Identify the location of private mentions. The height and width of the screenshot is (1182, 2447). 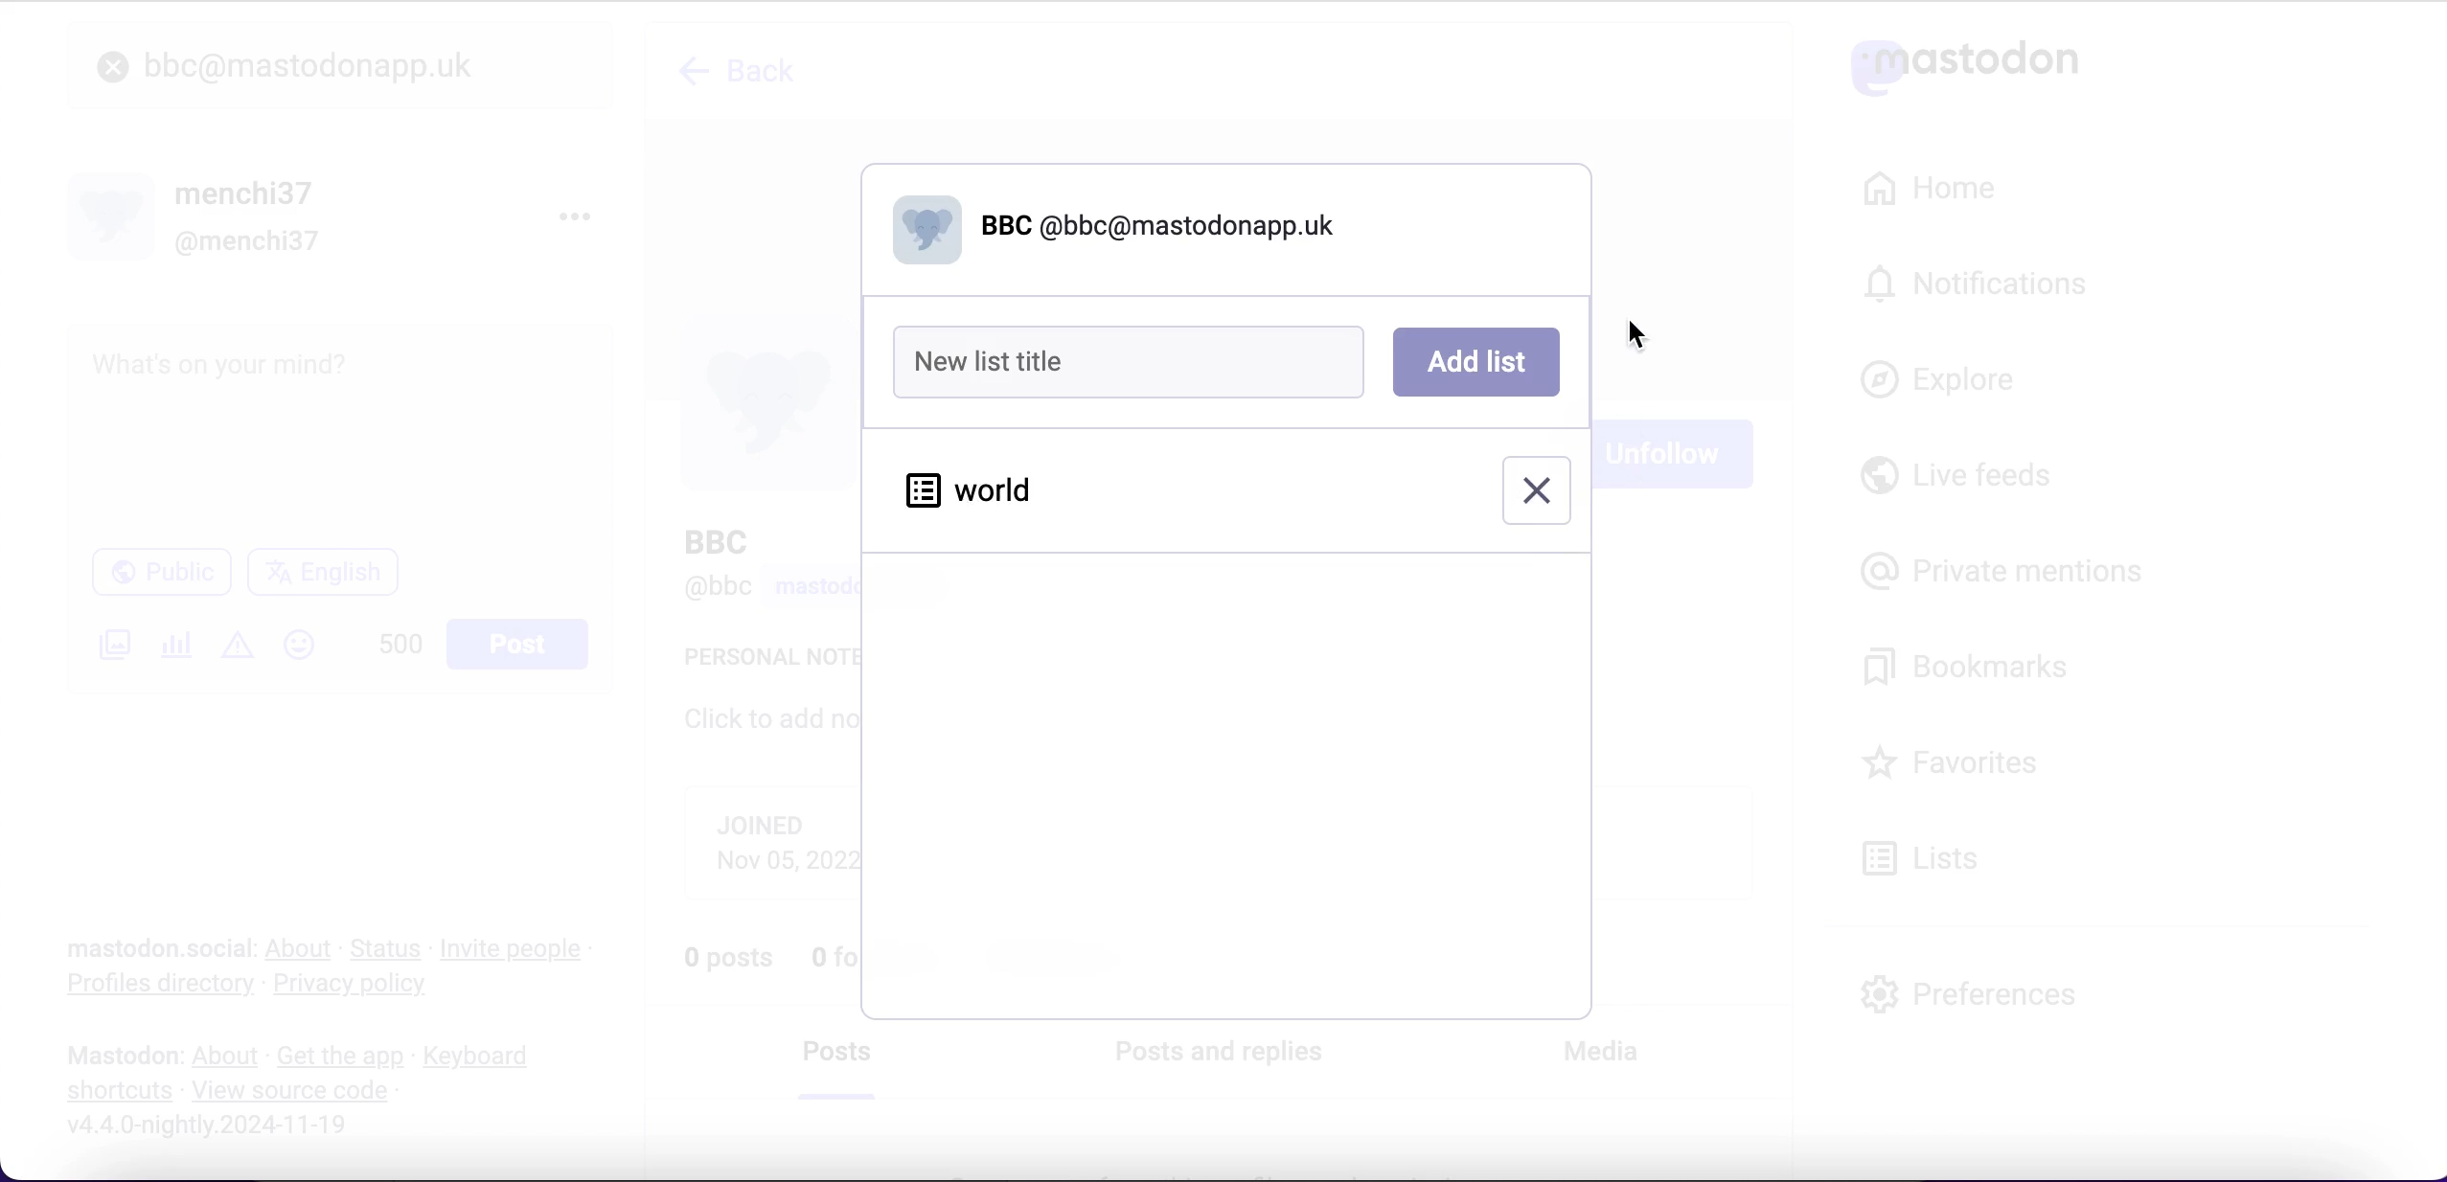
(2008, 566).